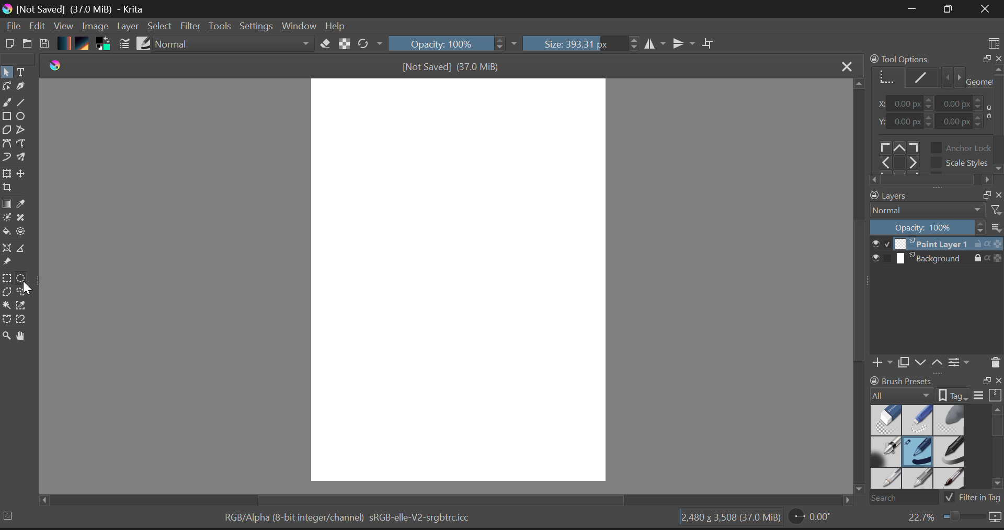  I want to click on Lock Alpha, so click(343, 44).